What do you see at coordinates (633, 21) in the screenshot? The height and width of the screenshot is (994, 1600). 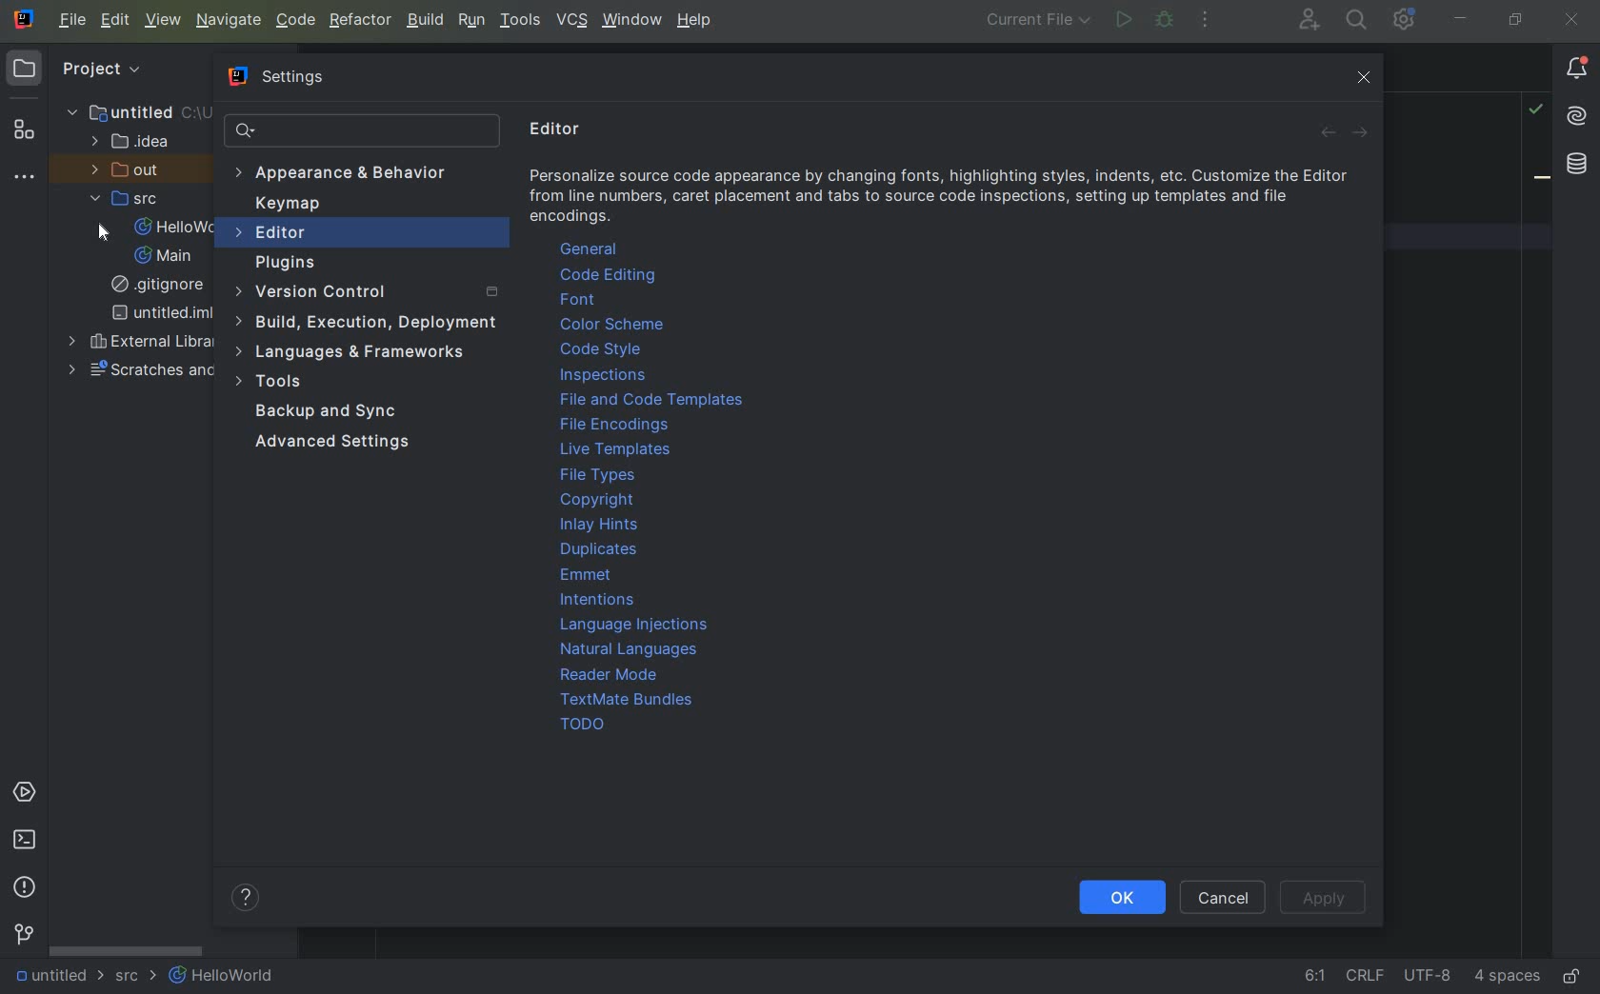 I see `window` at bounding box center [633, 21].